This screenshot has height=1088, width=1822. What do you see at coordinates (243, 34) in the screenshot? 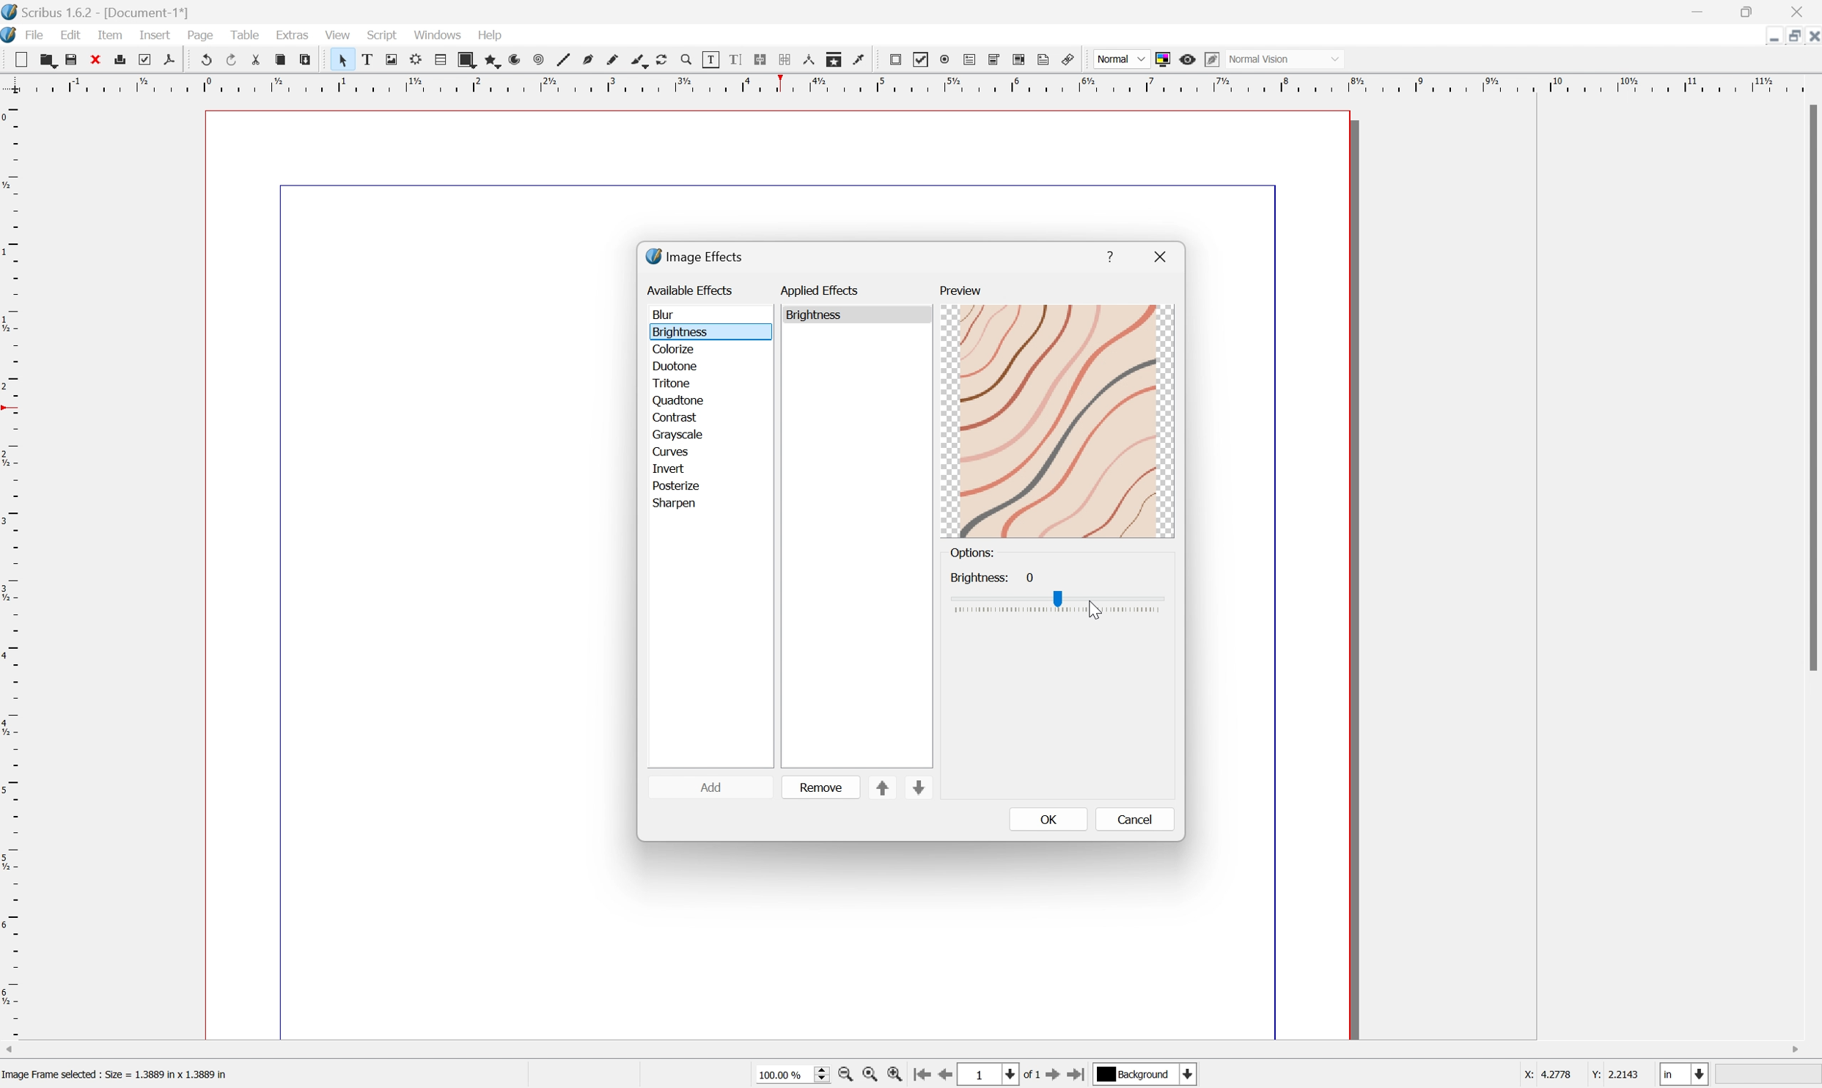
I see `Table` at bounding box center [243, 34].